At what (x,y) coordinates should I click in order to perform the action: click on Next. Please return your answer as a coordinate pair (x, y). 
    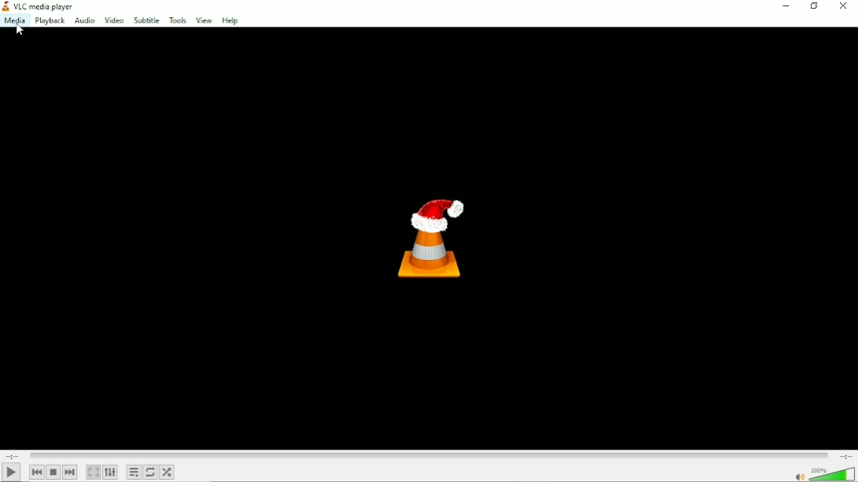
    Looking at the image, I should click on (71, 472).